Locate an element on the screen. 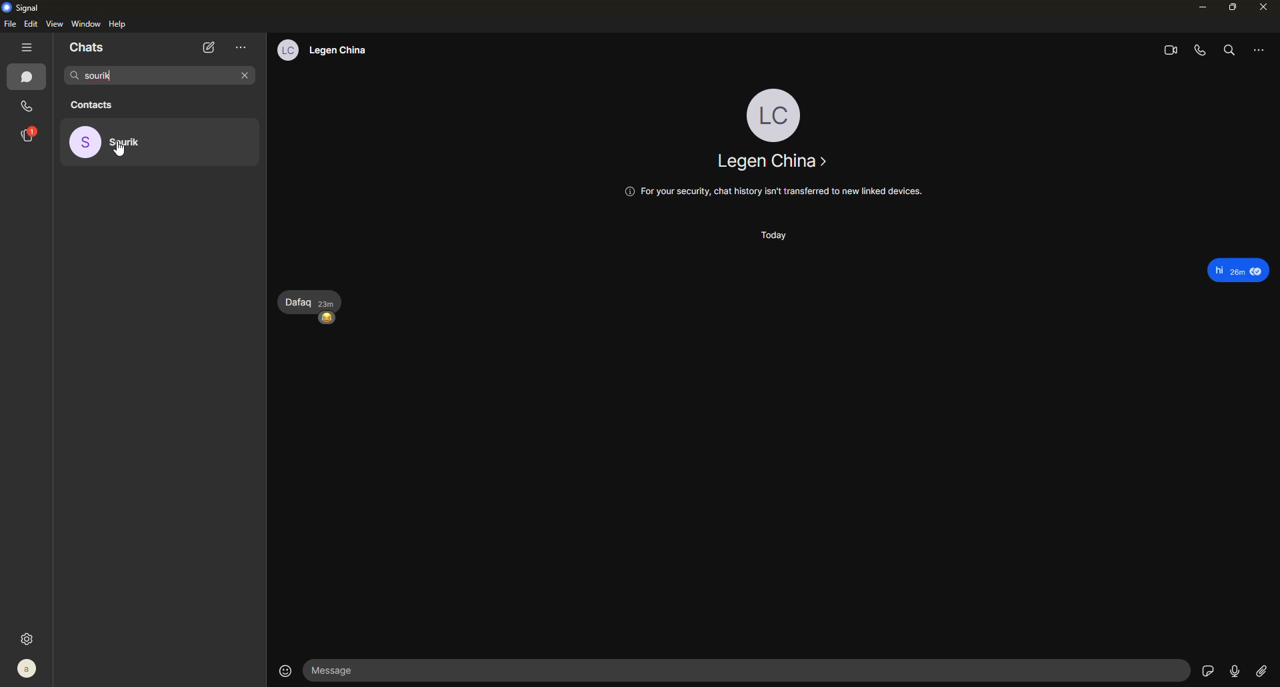 This screenshot has width=1280, height=687. close is located at coordinates (1268, 9).